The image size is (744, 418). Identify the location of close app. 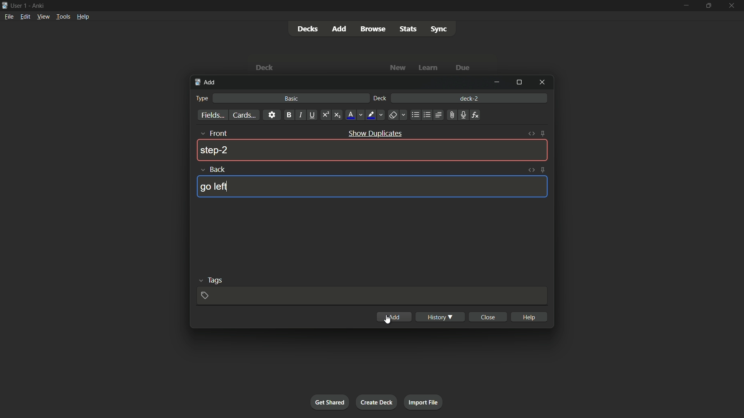
(732, 5).